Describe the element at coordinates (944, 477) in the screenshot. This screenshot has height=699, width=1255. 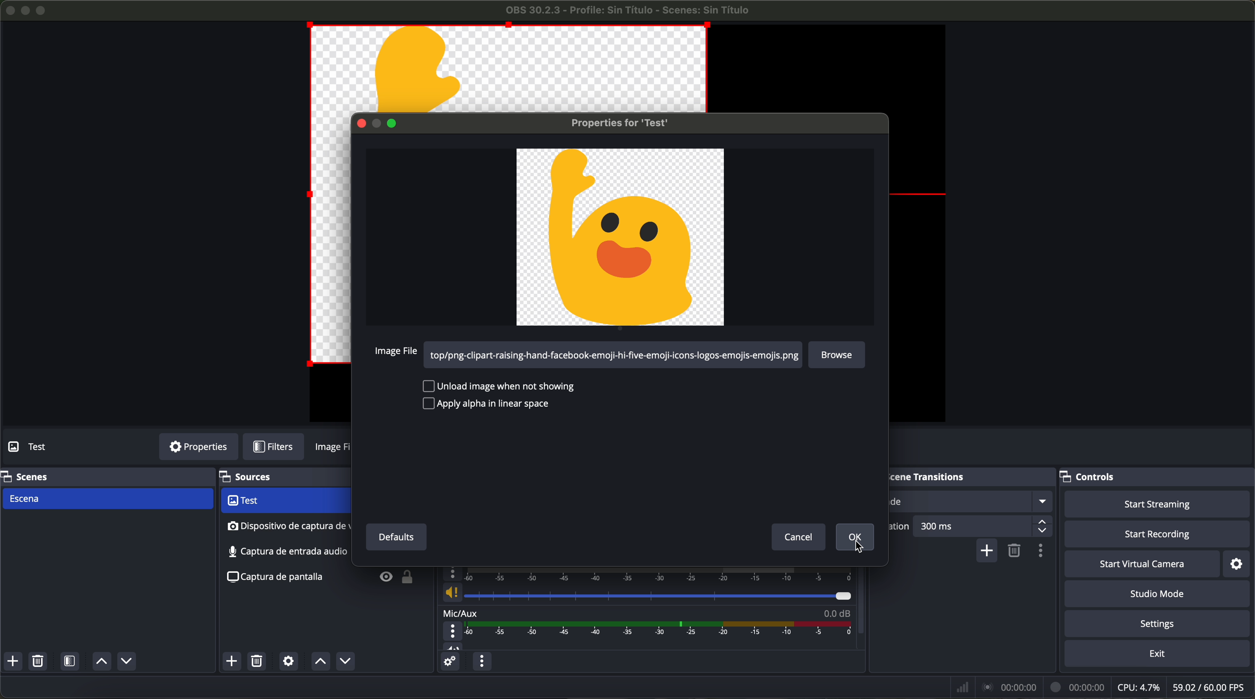
I see `scene transitions` at that location.